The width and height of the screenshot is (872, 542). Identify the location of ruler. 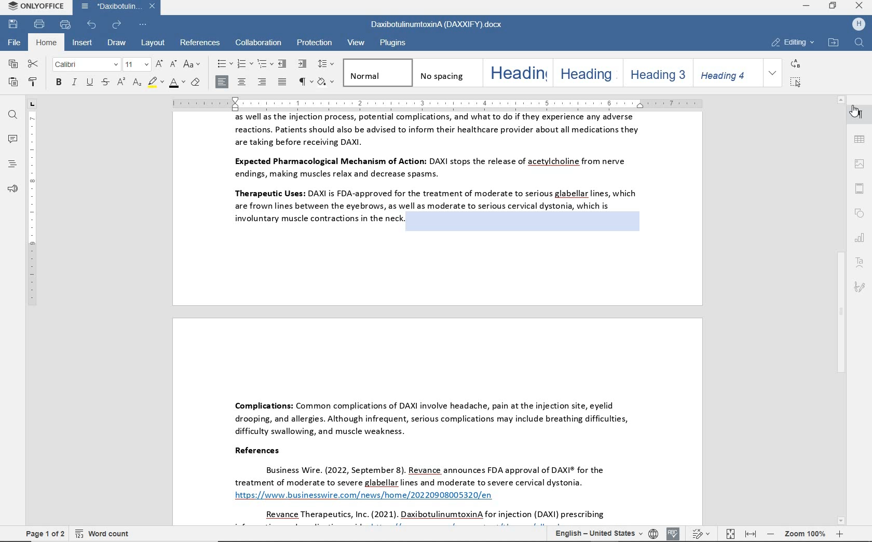
(33, 317).